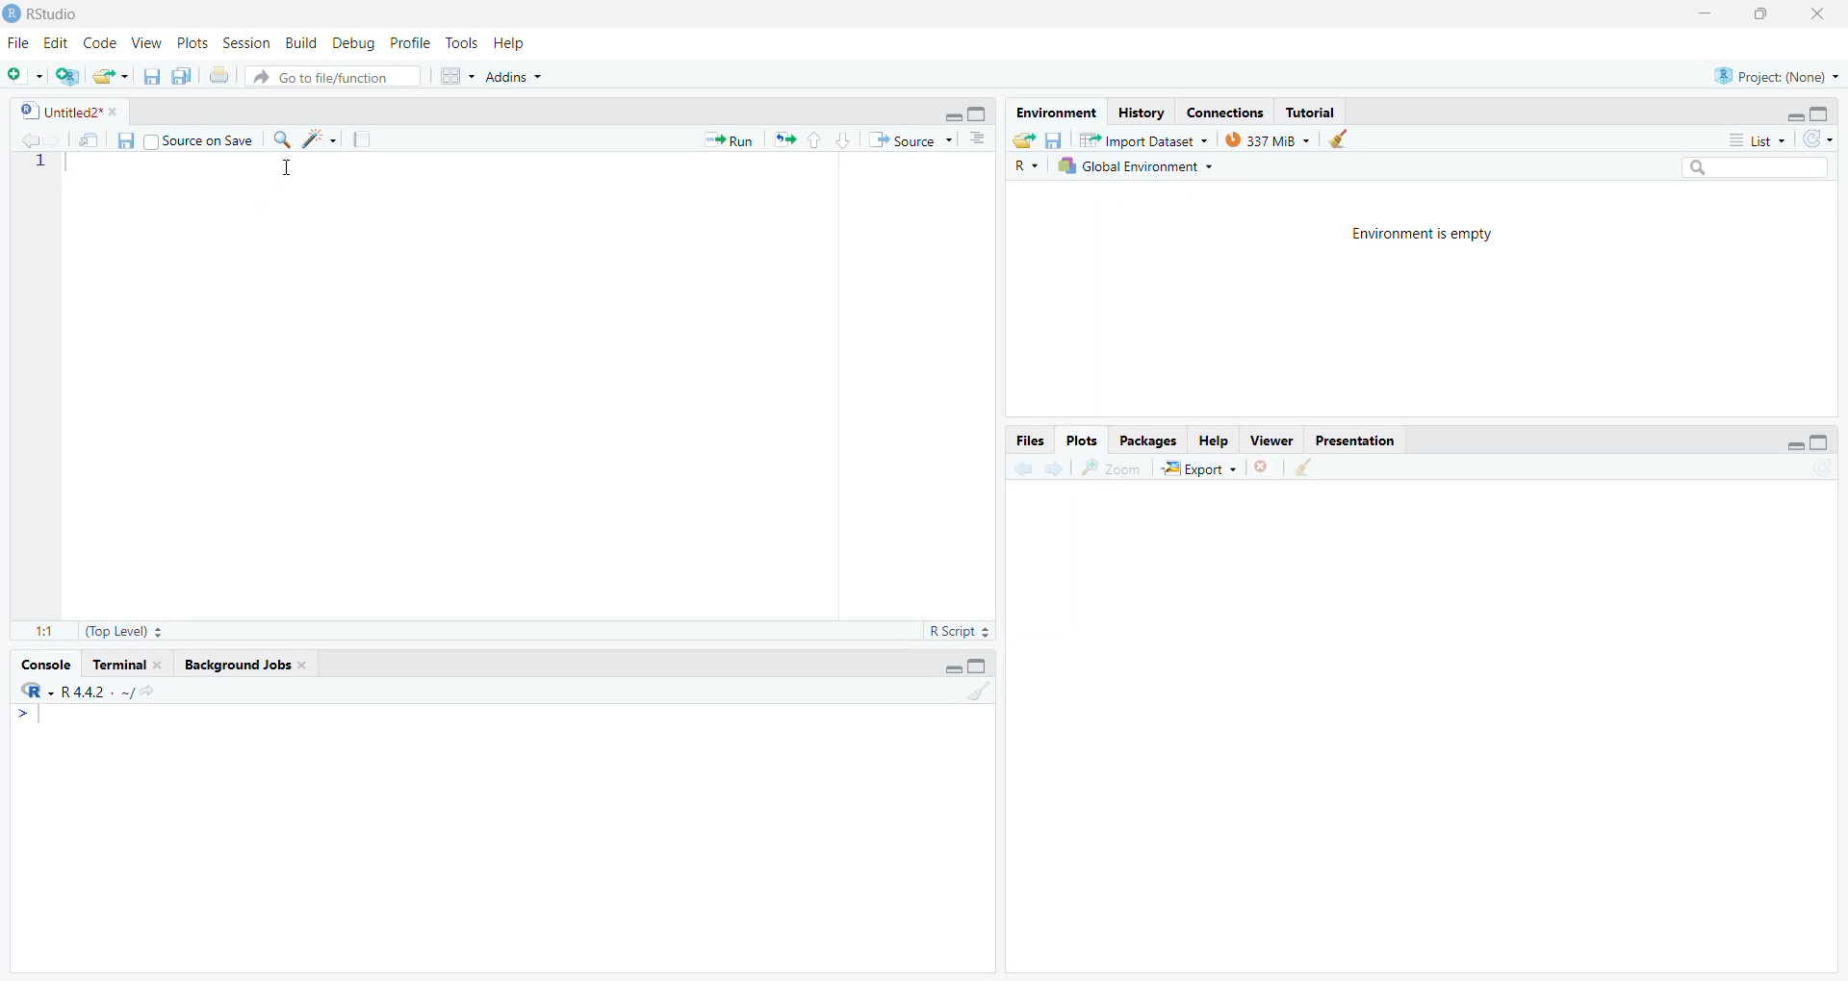 This screenshot has height=981, width=1848. I want to click on 1:1, so click(42, 631).